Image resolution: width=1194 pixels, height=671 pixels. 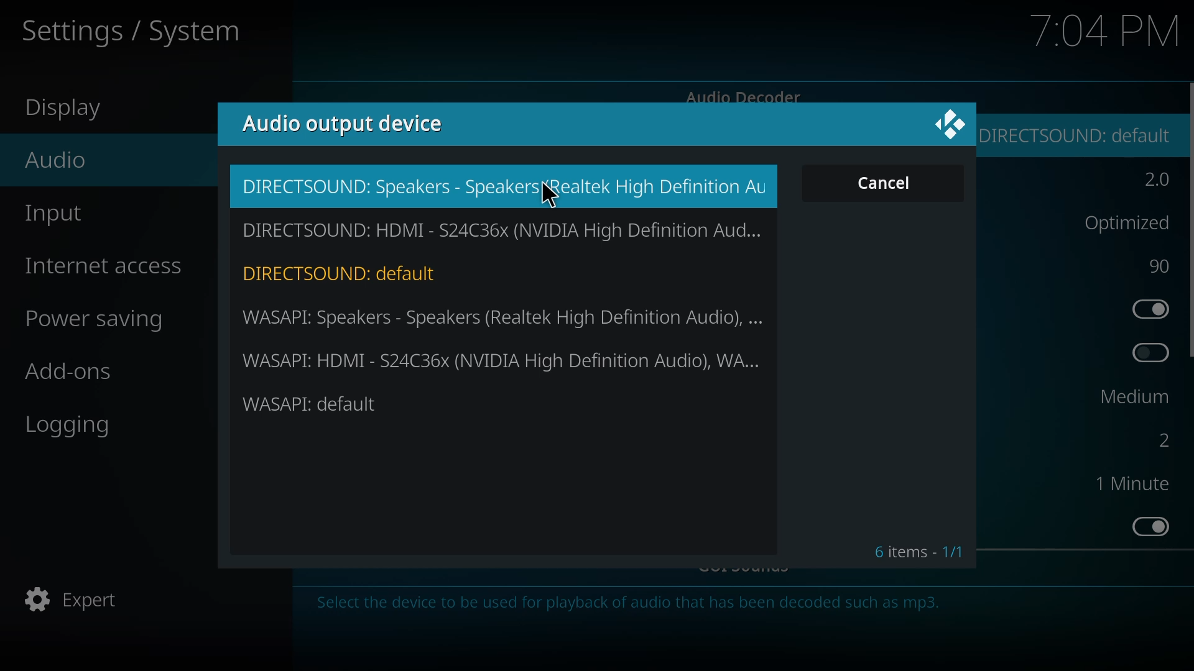 What do you see at coordinates (69, 374) in the screenshot?
I see `add-ons` at bounding box center [69, 374].